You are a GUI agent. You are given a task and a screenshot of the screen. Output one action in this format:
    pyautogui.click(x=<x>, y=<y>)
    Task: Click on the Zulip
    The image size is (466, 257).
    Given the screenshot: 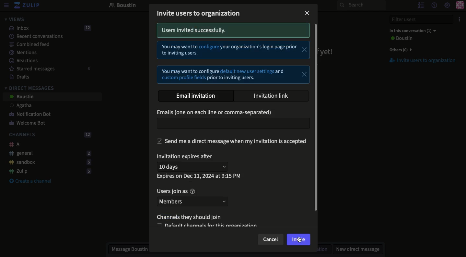 What is the action you would take?
    pyautogui.click(x=28, y=6)
    